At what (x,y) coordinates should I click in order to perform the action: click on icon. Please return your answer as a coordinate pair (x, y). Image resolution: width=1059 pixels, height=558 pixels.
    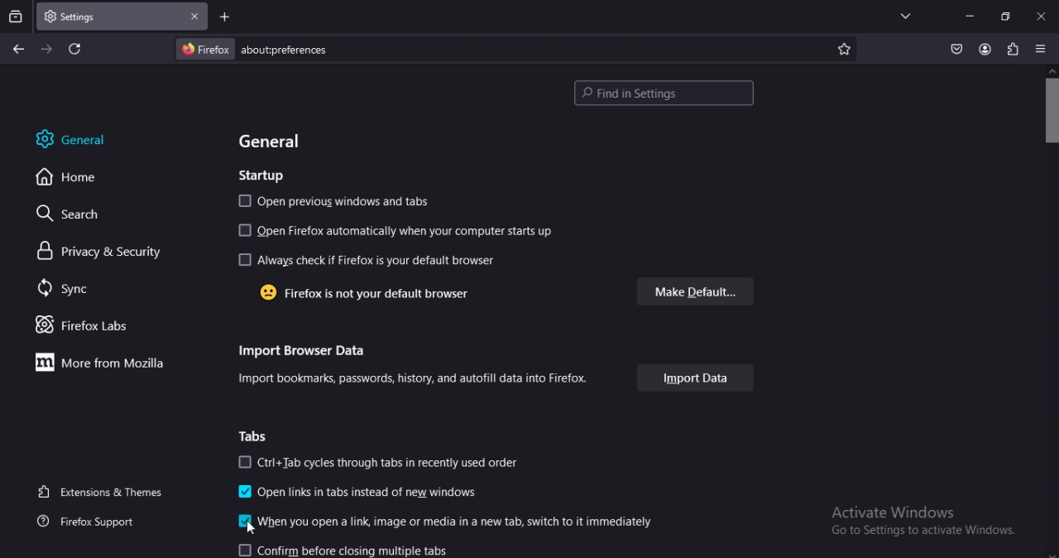
    Looking at the image, I should click on (245, 522).